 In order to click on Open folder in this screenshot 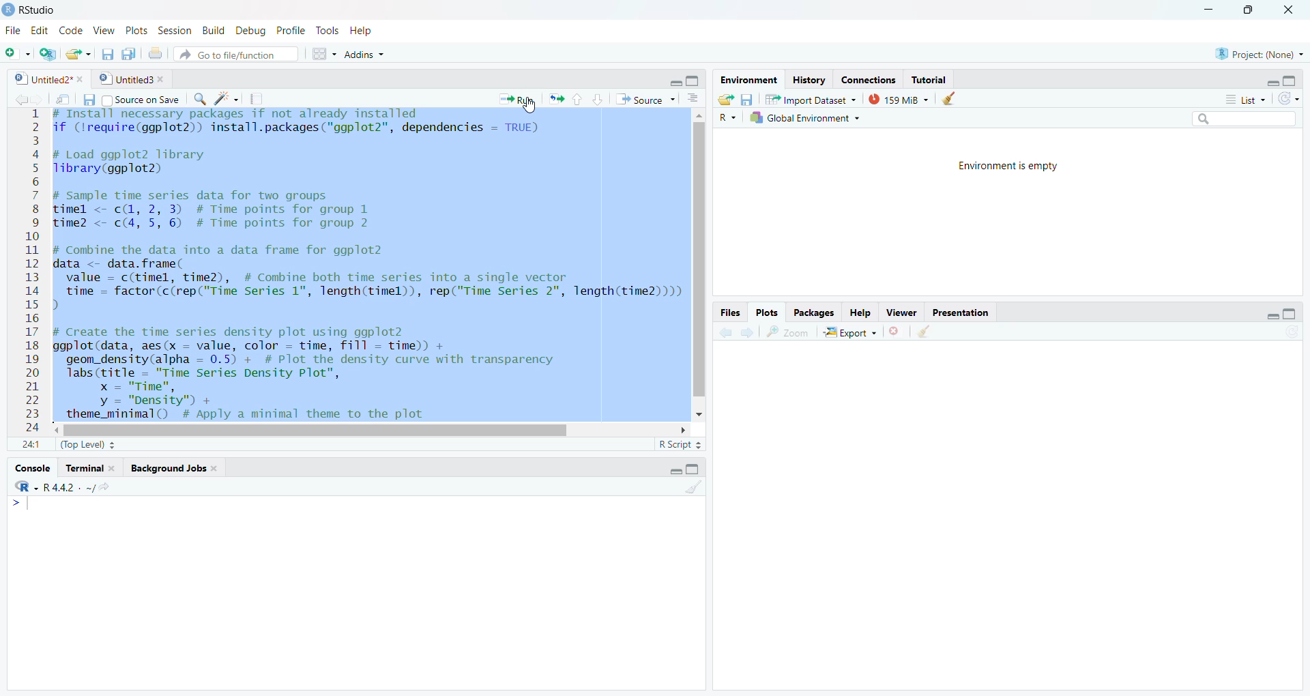, I will do `click(725, 100)`.